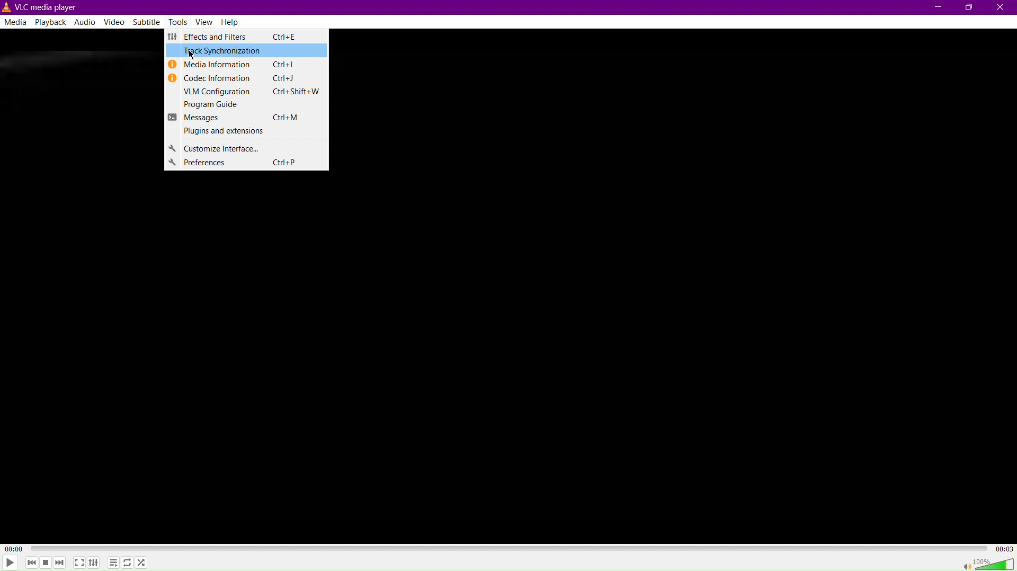 This screenshot has width=1017, height=571. I want to click on Close, so click(1001, 8).